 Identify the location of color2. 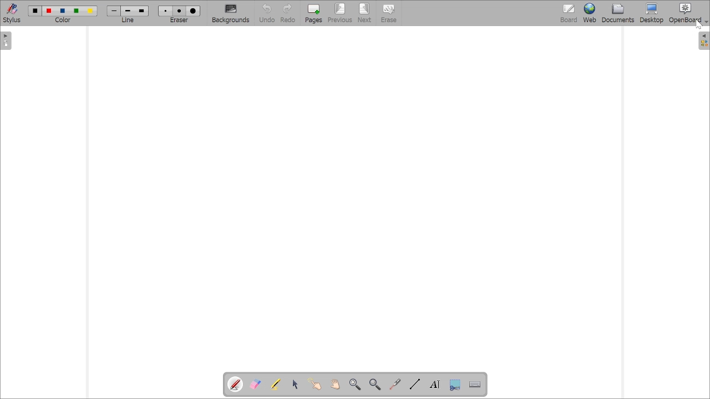
(49, 11).